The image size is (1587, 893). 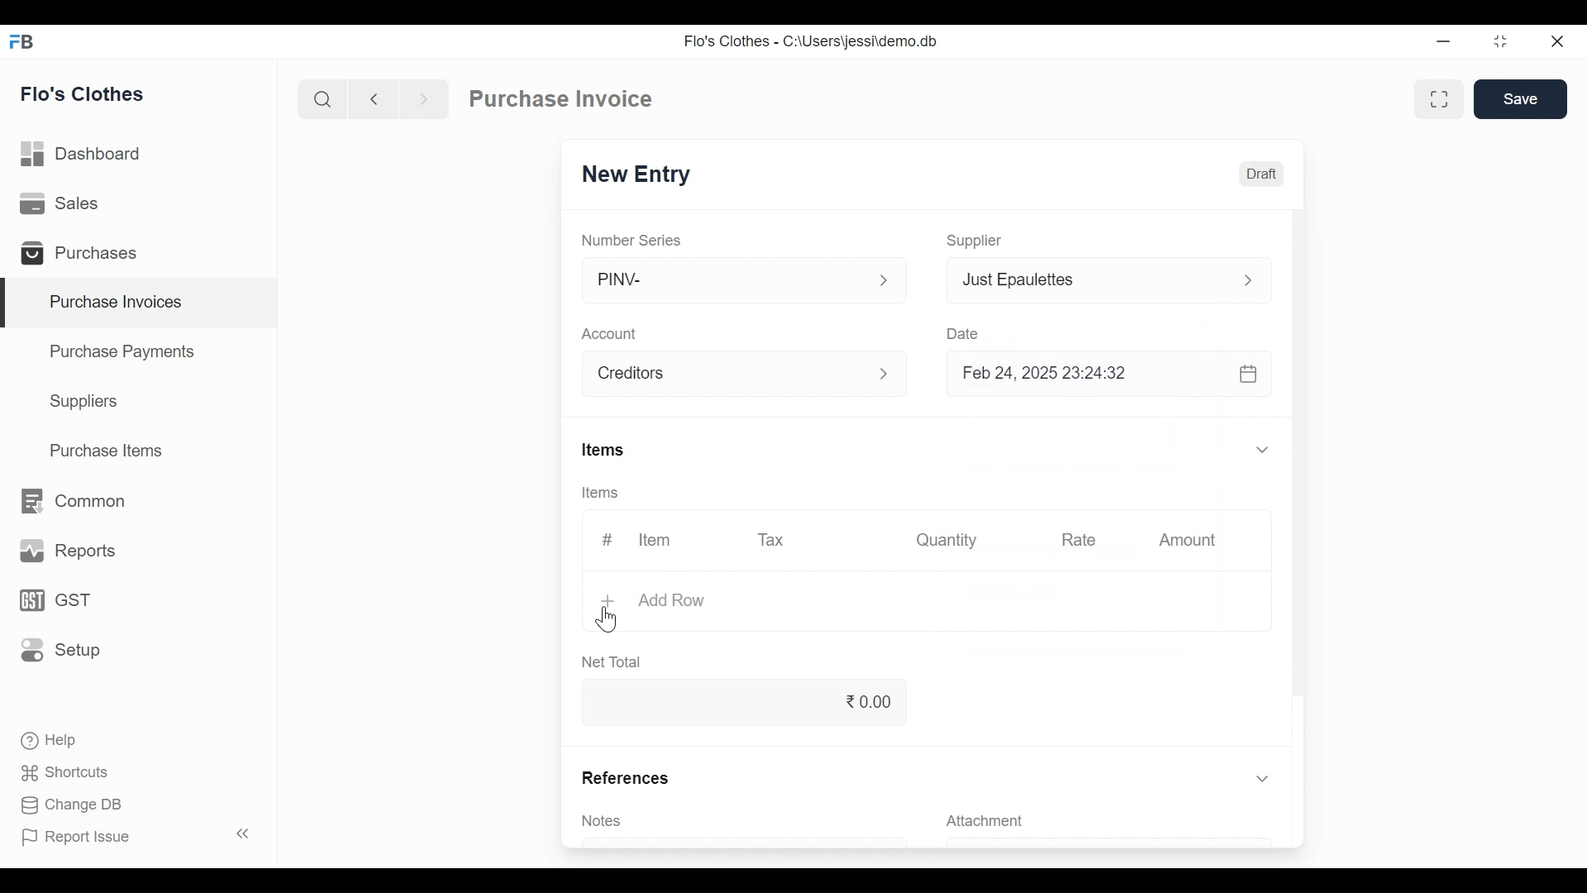 What do you see at coordinates (1445, 42) in the screenshot?
I see `minimize` at bounding box center [1445, 42].